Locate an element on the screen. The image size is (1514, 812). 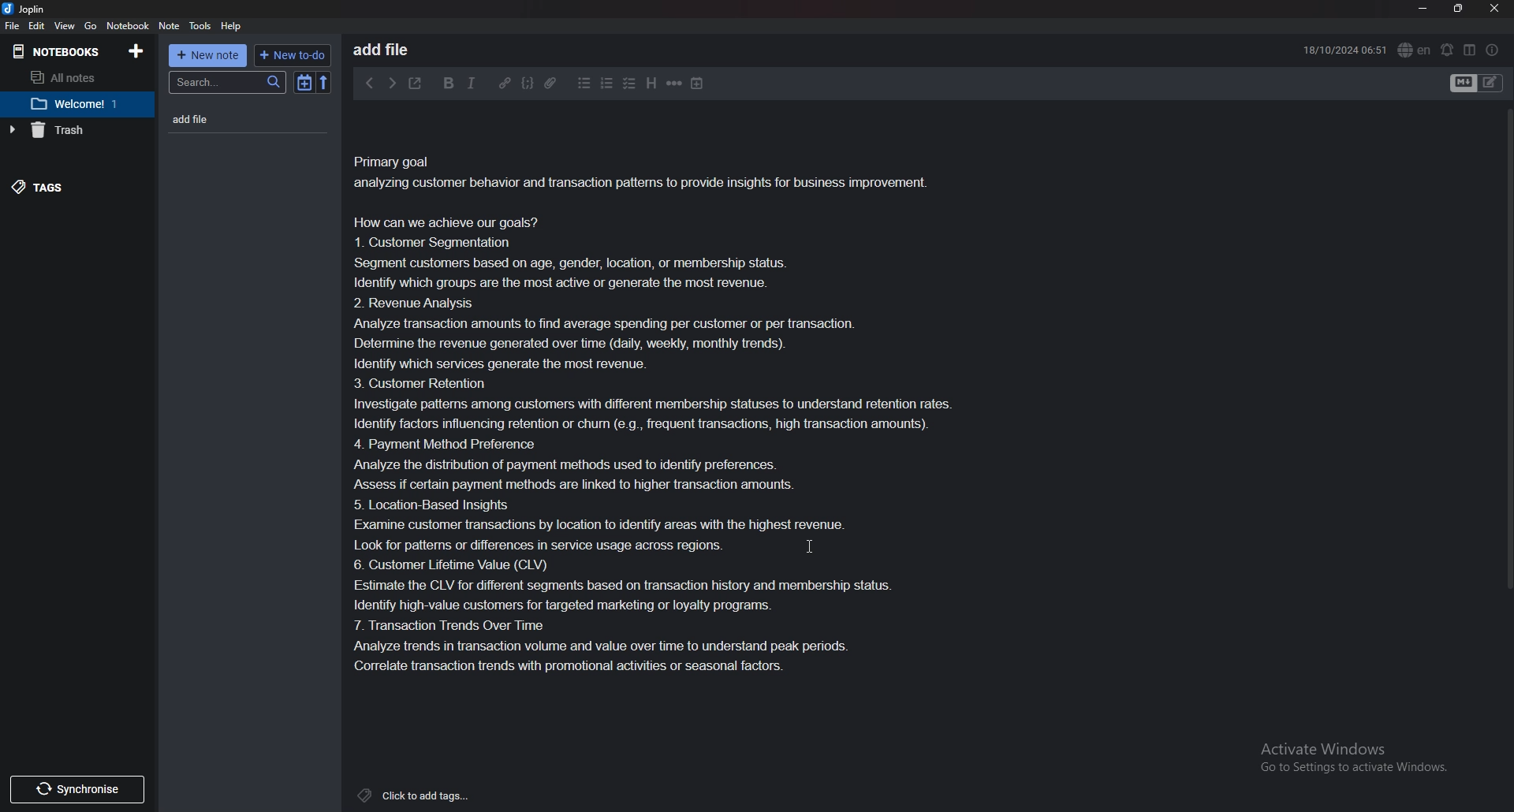
Bold is located at coordinates (449, 84).